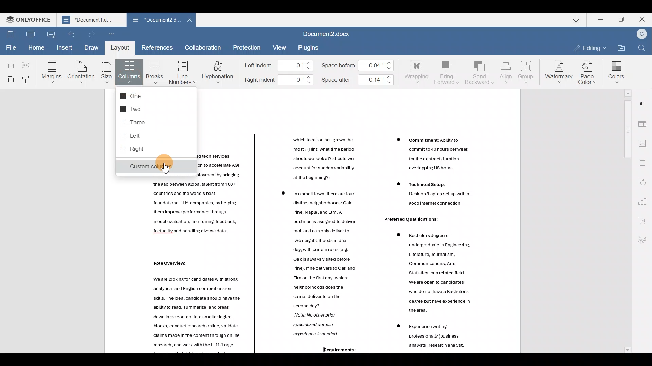 The image size is (652, 366). What do you see at coordinates (645, 202) in the screenshot?
I see `Chart settings` at bounding box center [645, 202].